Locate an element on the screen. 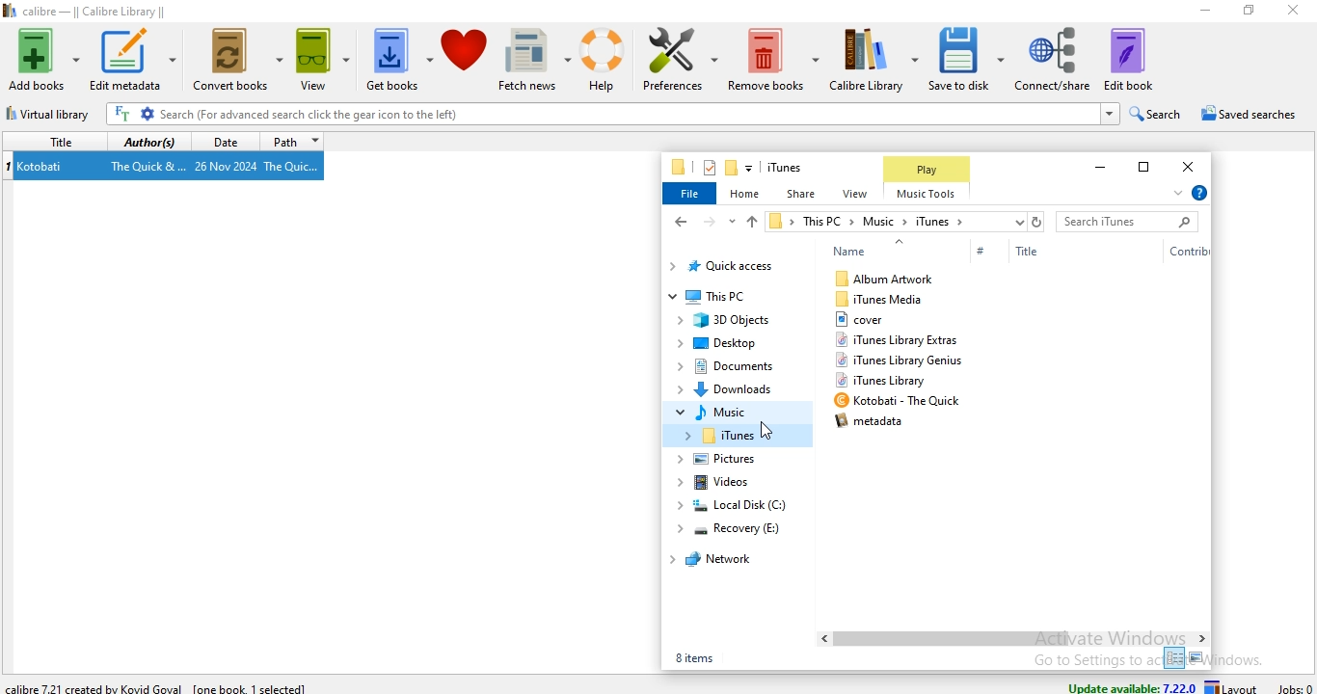 This screenshot has height=694, width=1317. convert books is located at coordinates (236, 63).